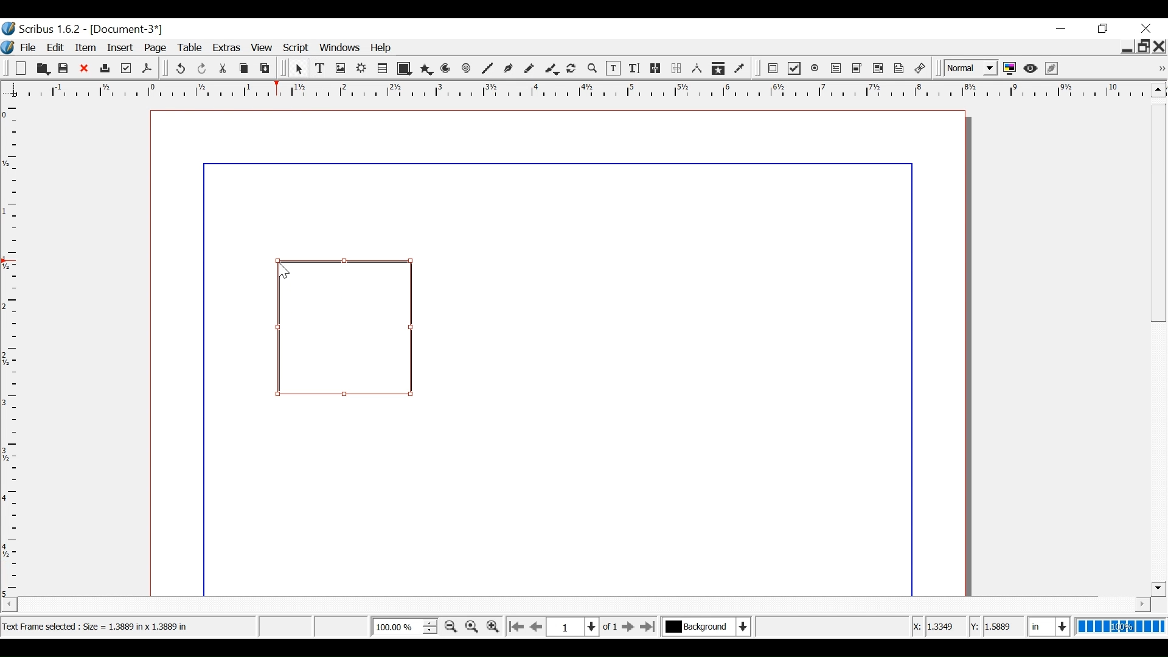  I want to click on Table, so click(190, 48).